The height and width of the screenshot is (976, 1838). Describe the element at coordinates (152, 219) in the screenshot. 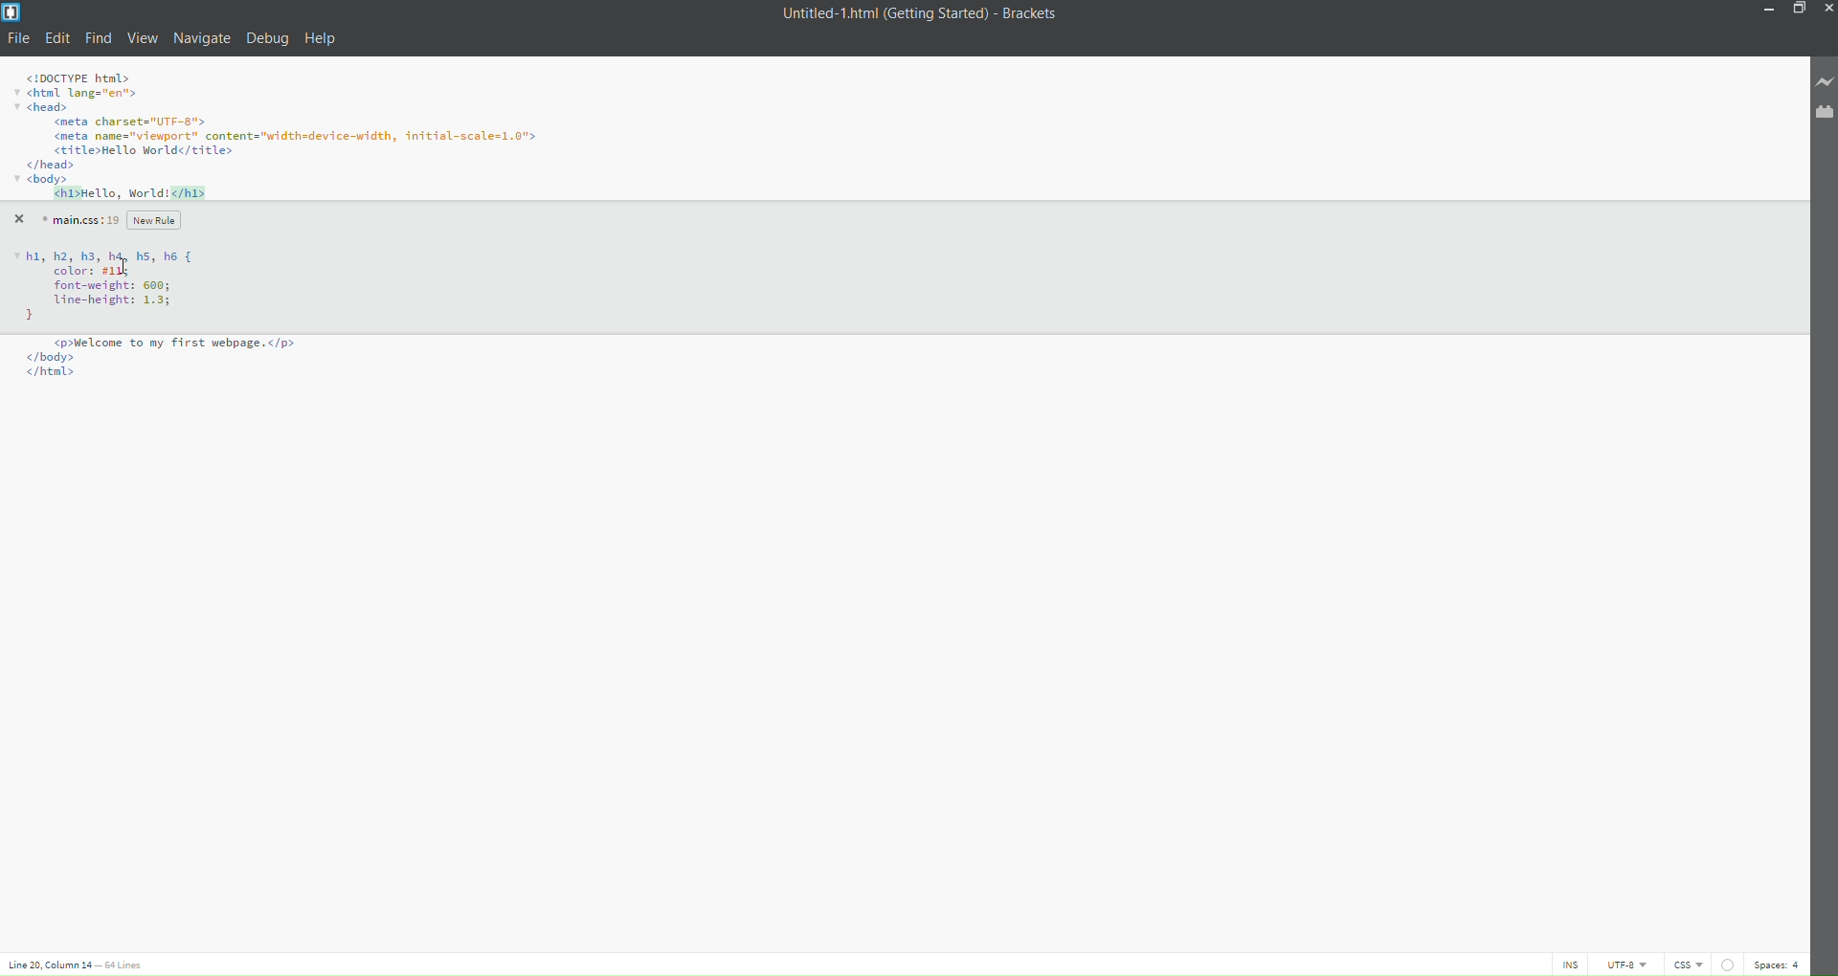

I see `new rule` at that location.